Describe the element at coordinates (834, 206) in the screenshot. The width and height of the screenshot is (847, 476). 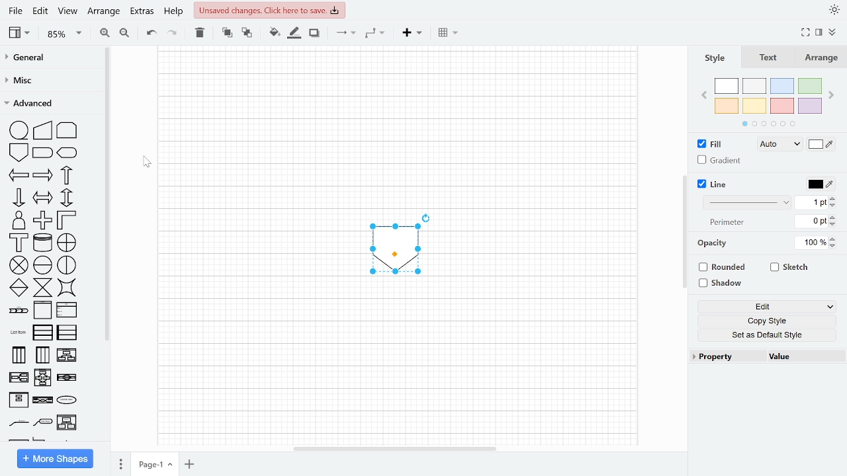
I see `Decrease line width` at that location.